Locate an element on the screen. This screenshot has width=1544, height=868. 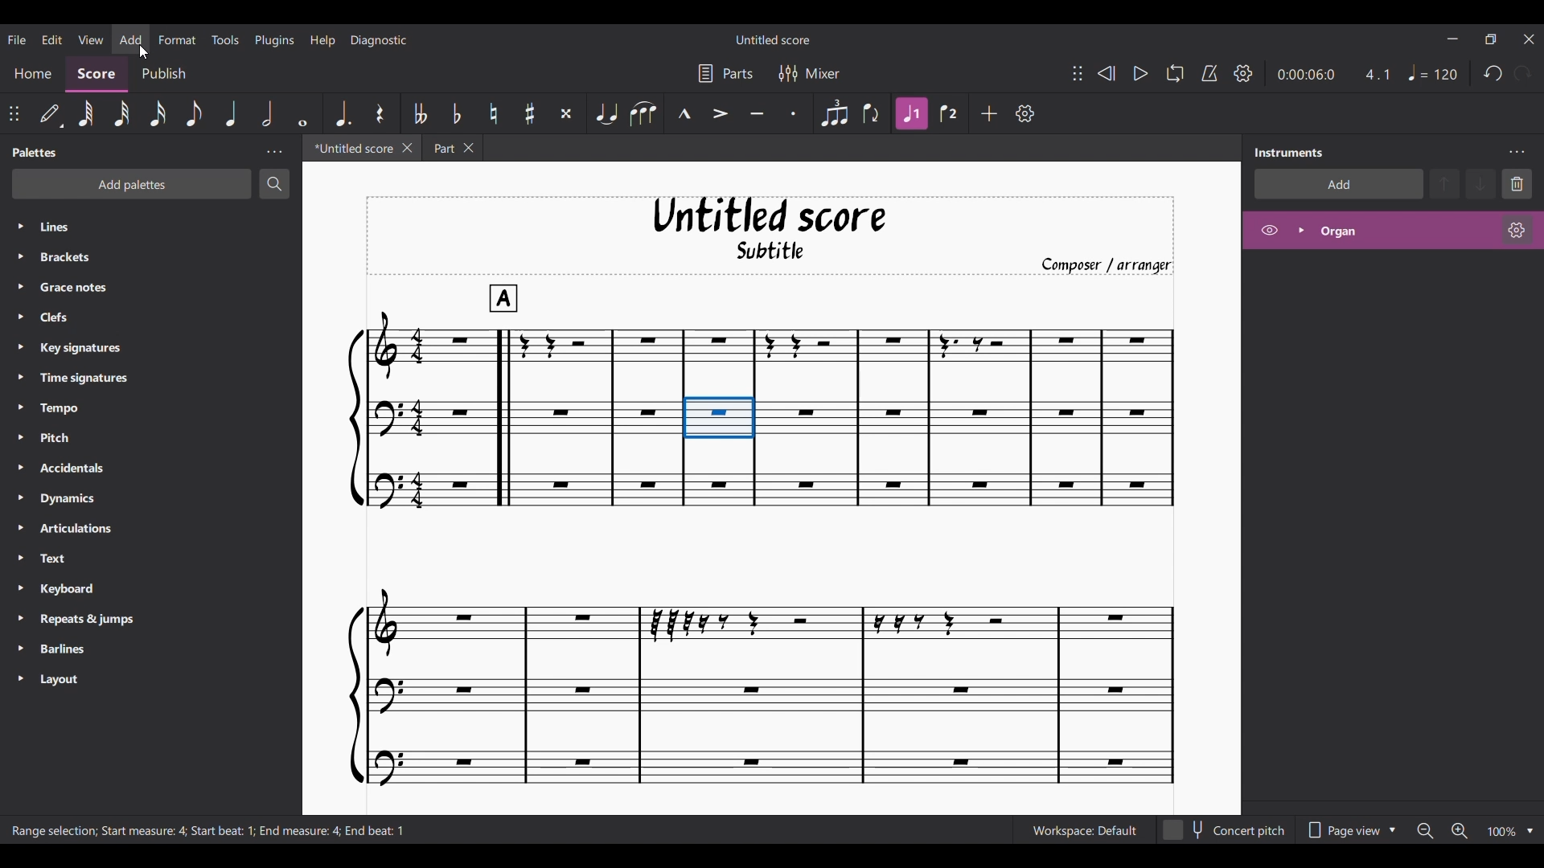
Quarter note is located at coordinates (232, 113).